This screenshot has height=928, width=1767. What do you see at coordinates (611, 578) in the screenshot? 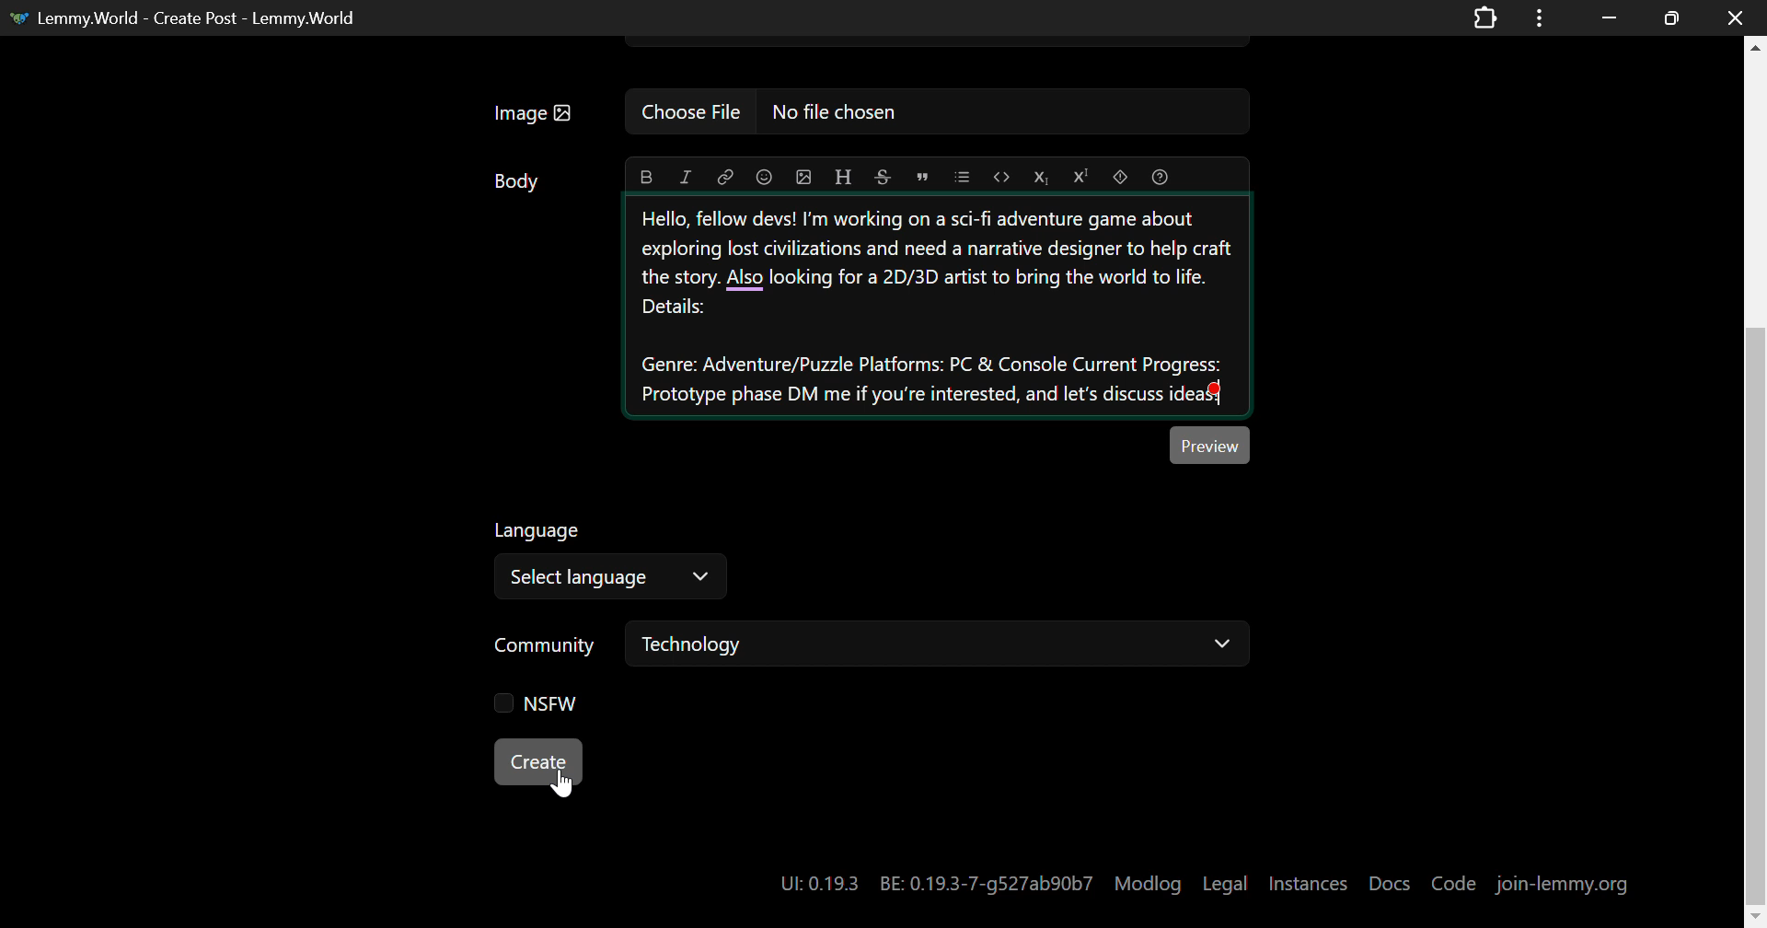
I see `Select Language` at bounding box center [611, 578].